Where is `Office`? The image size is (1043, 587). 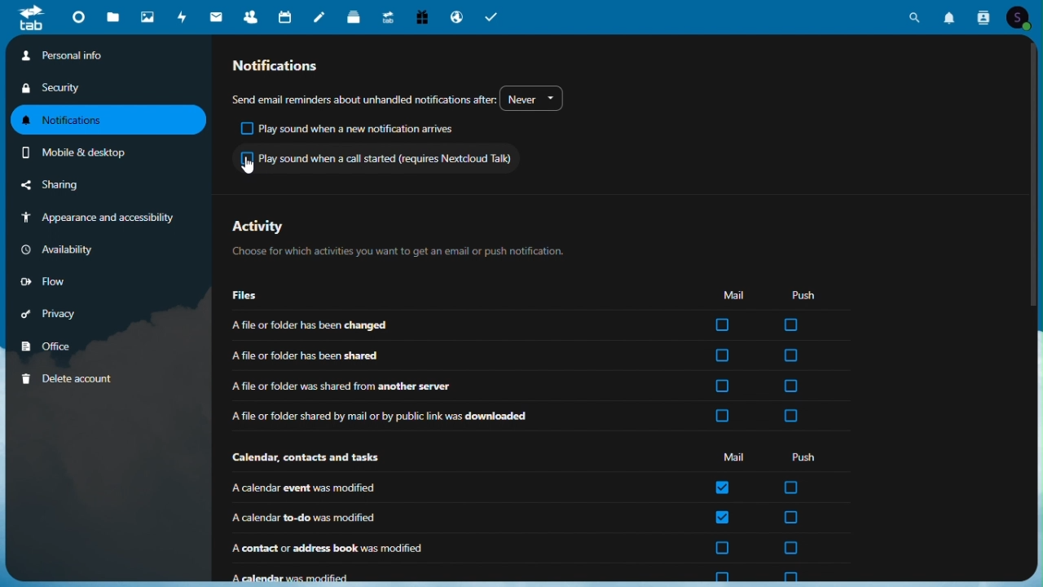
Office is located at coordinates (52, 344).